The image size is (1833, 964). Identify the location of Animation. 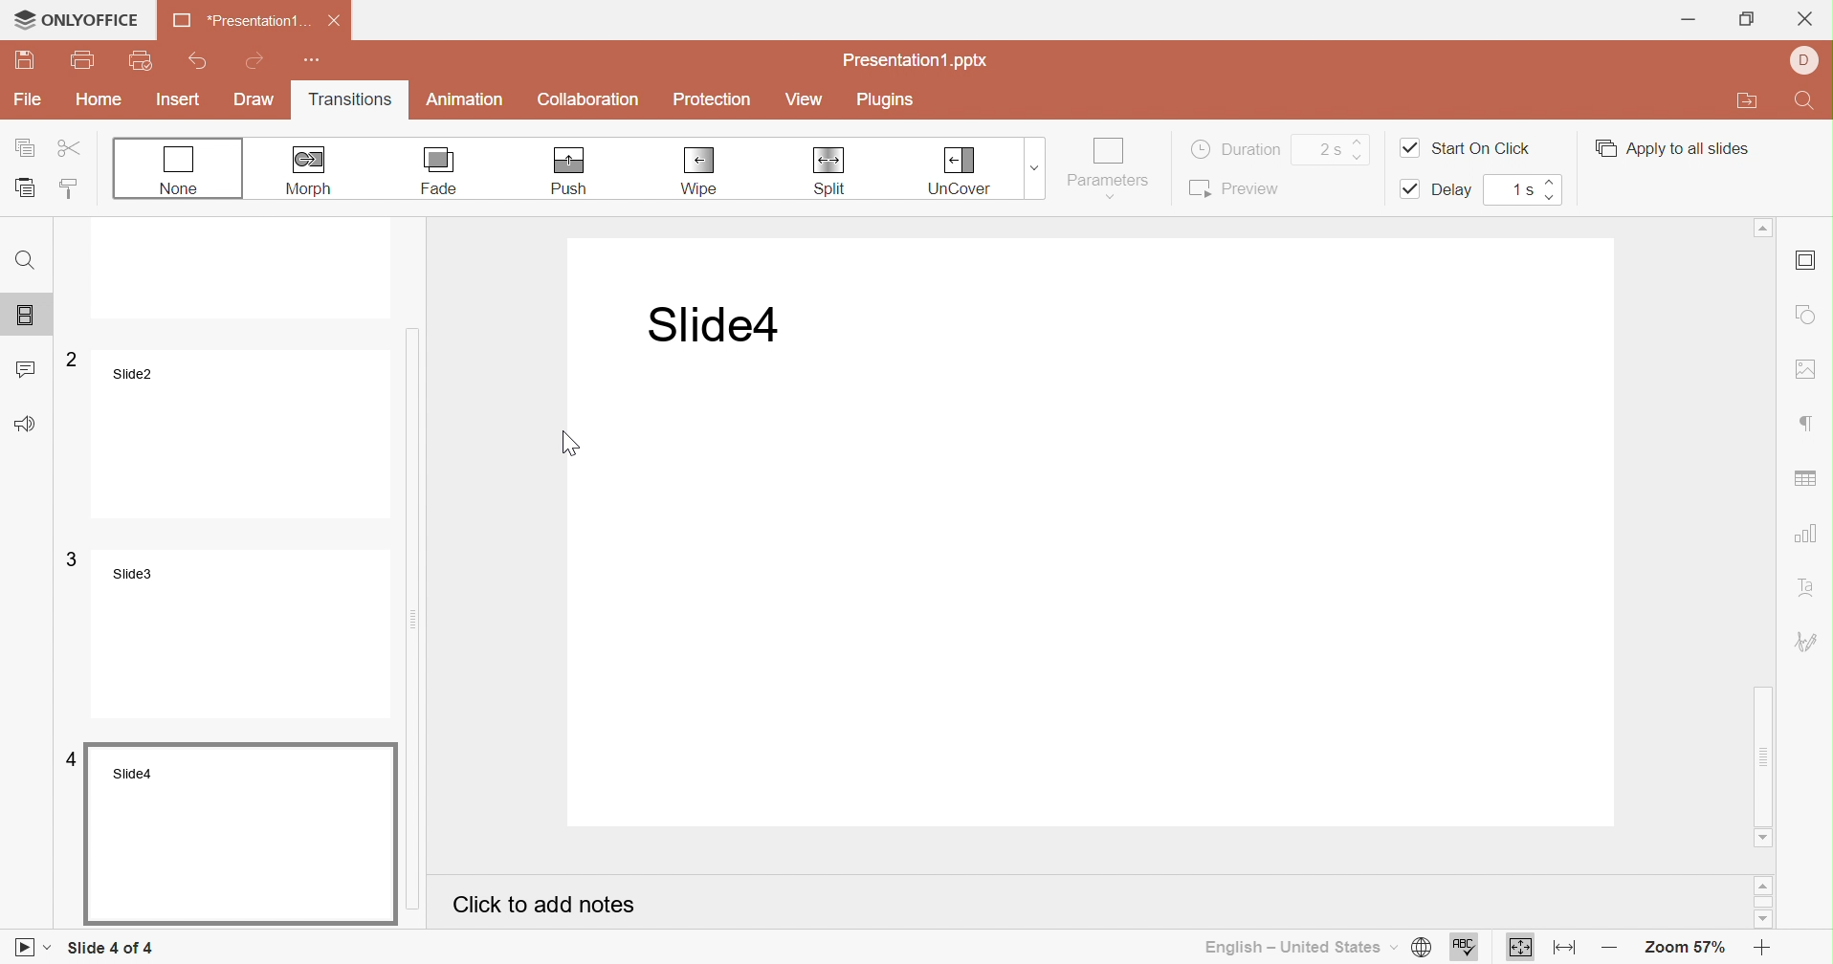
(465, 99).